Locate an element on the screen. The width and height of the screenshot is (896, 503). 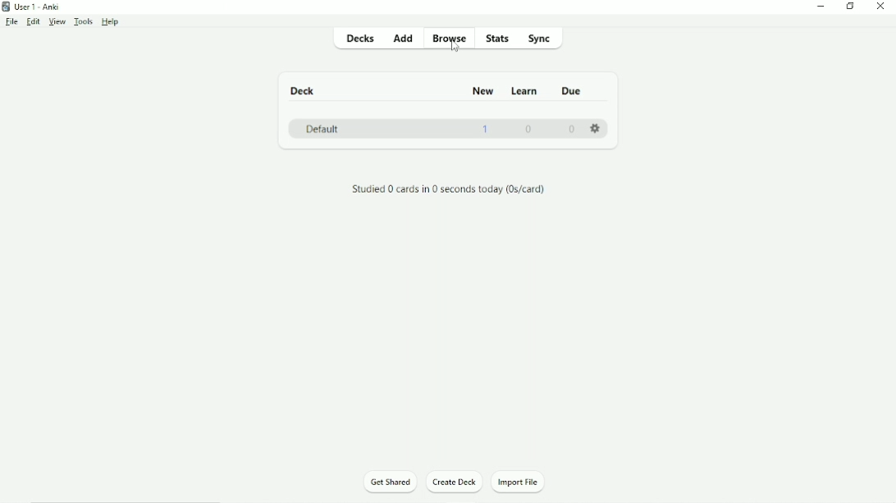
Import File is located at coordinates (520, 482).